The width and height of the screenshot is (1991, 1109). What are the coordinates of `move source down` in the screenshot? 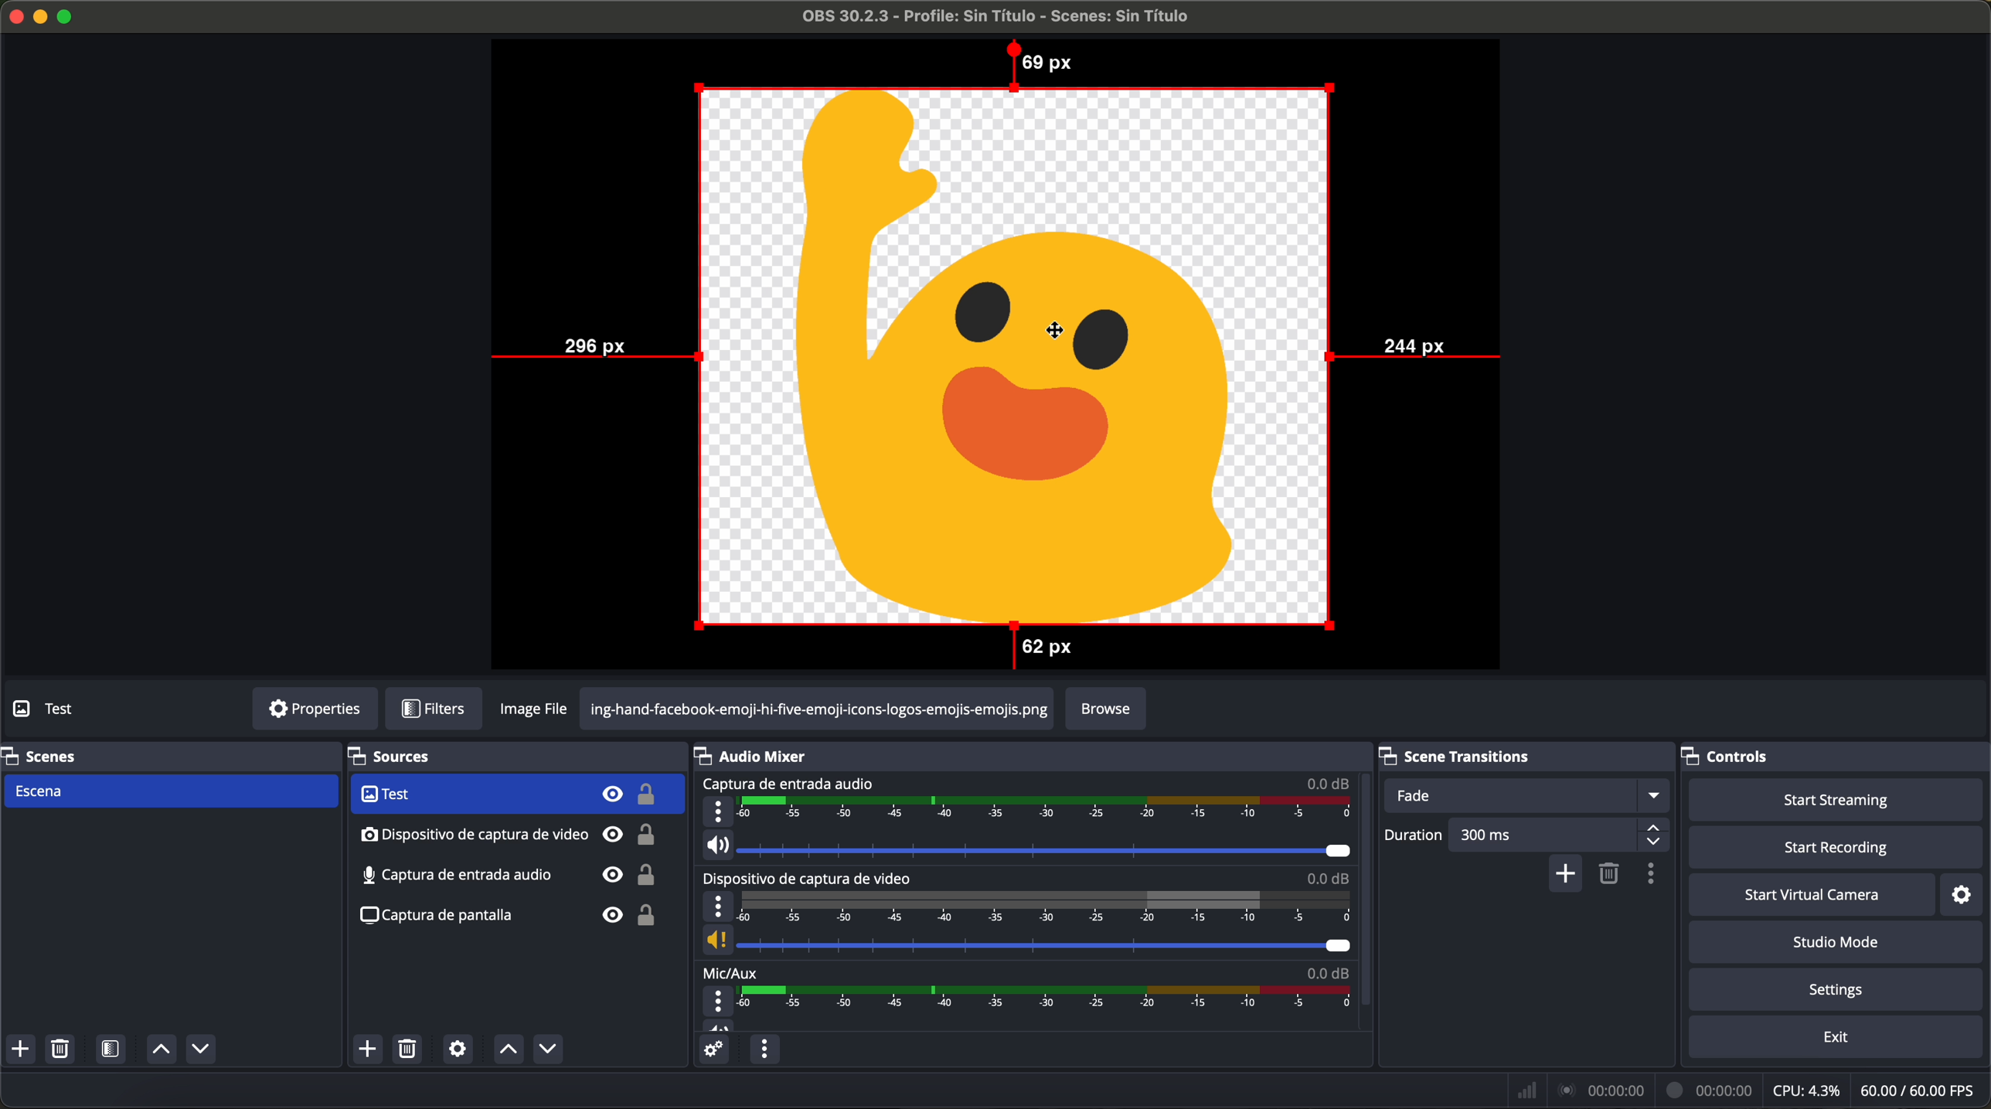 It's located at (544, 1050).